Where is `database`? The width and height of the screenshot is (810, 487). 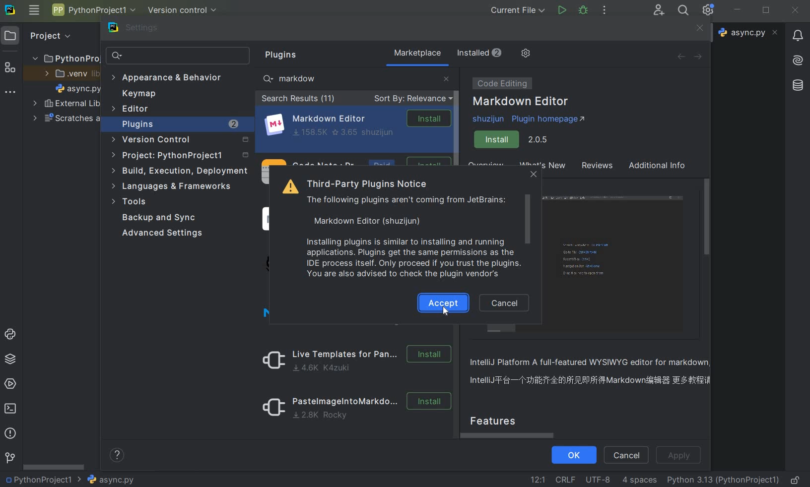
database is located at coordinates (797, 86).